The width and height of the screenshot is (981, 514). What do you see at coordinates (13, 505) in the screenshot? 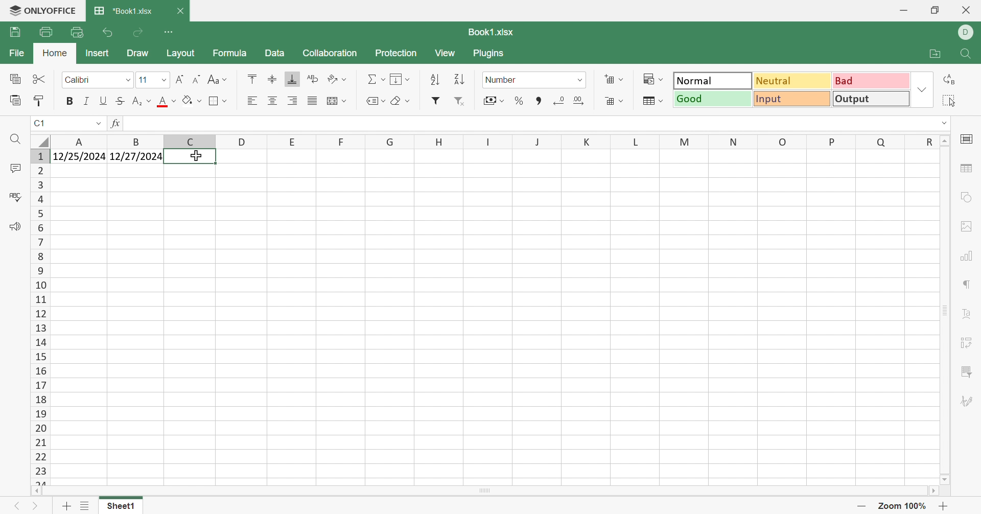
I see `Previous` at bounding box center [13, 505].